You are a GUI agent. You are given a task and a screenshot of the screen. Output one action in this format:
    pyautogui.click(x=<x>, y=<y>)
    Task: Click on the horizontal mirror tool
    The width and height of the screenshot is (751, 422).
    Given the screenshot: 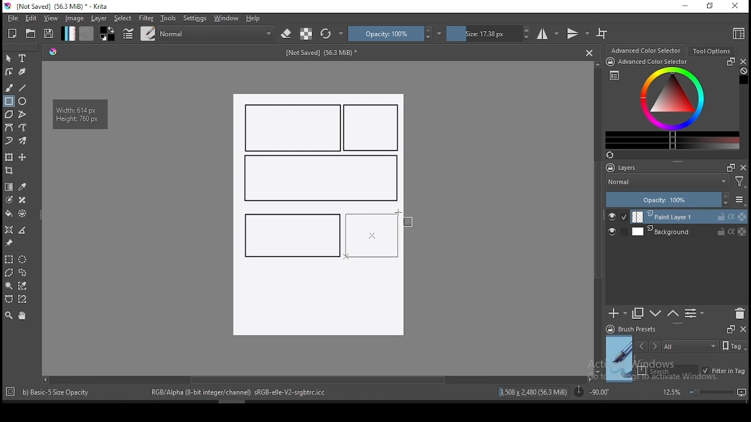 What is the action you would take?
    pyautogui.click(x=548, y=33)
    